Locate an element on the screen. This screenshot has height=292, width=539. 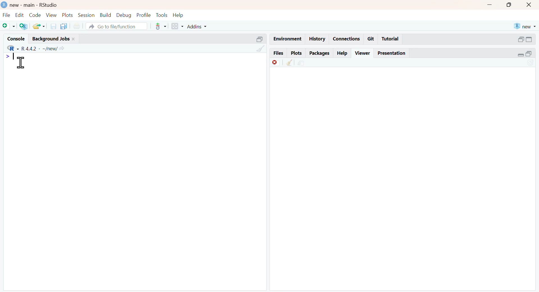
sync is located at coordinates (531, 63).